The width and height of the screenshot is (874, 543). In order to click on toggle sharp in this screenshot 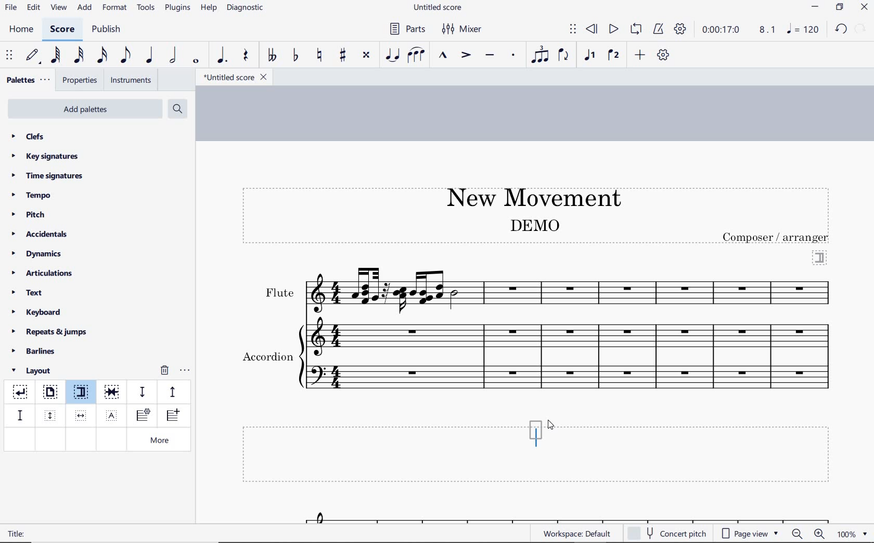, I will do `click(344, 56)`.